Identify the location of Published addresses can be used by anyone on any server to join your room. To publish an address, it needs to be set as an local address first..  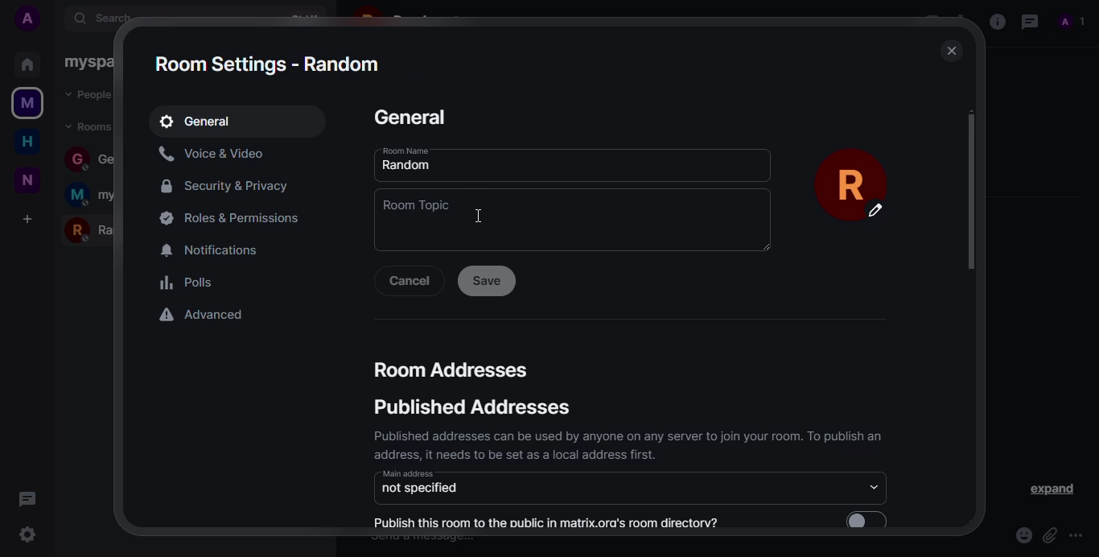
(626, 445).